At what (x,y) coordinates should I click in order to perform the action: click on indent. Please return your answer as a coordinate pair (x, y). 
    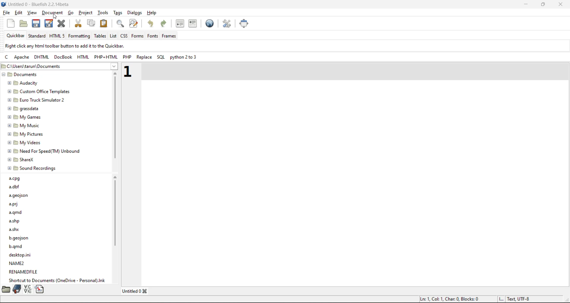
    Looking at the image, I should click on (194, 24).